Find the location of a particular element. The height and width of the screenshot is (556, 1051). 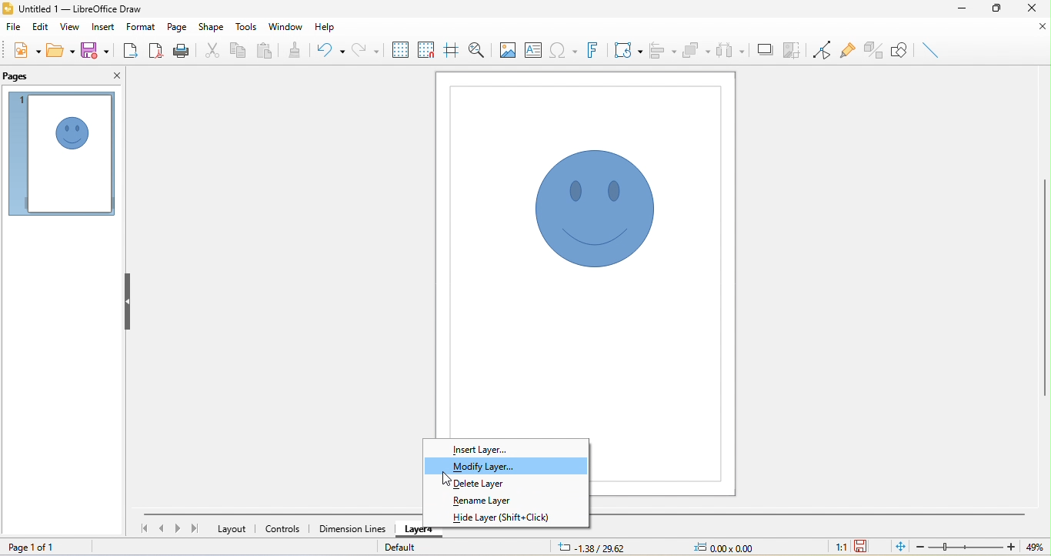

view is located at coordinates (68, 27).